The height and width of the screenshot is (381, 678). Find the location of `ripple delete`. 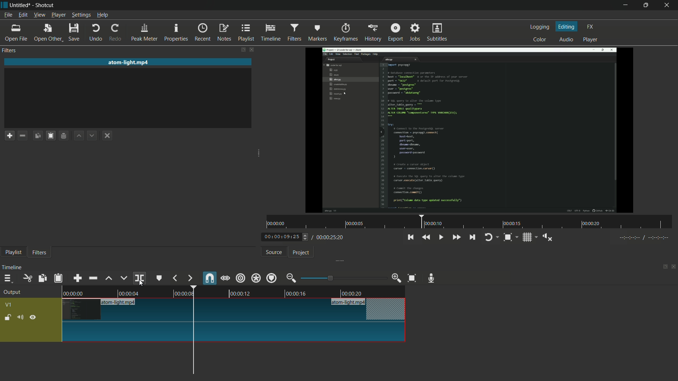

ripple delete is located at coordinates (93, 278).